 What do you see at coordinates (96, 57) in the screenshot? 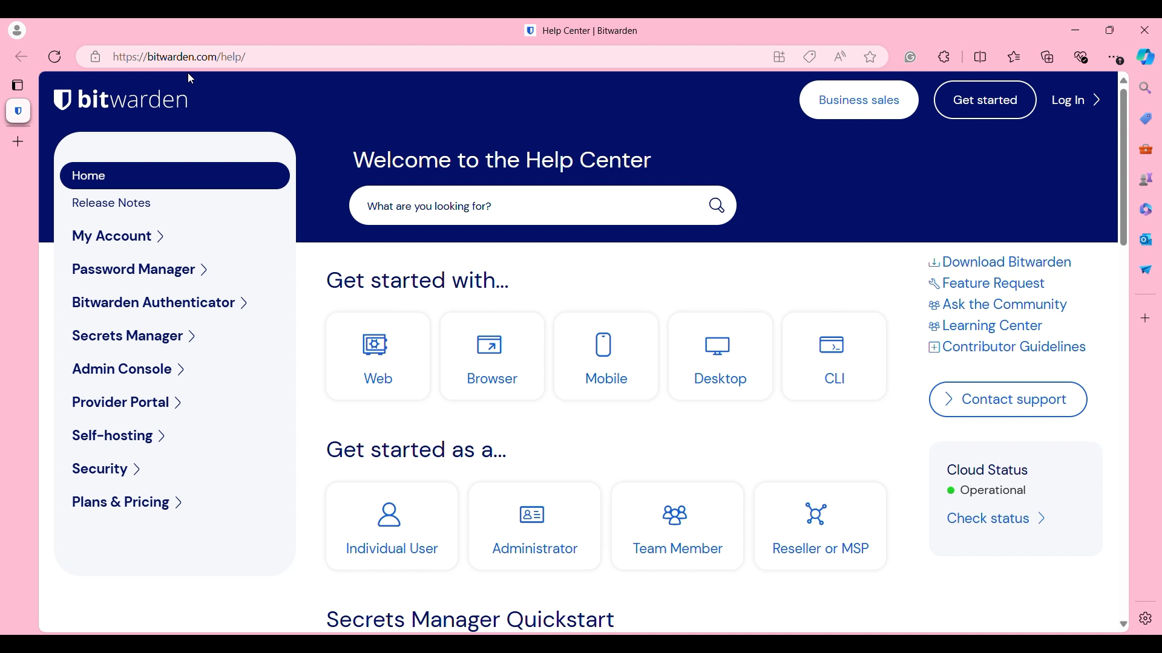
I see `Page information` at bounding box center [96, 57].